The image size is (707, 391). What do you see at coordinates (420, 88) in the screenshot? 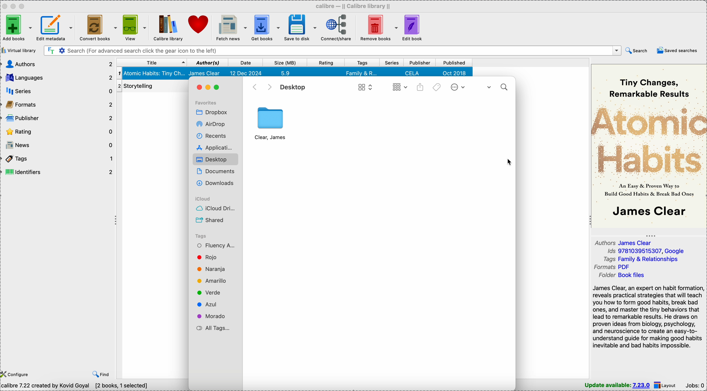
I see `disable share` at bounding box center [420, 88].